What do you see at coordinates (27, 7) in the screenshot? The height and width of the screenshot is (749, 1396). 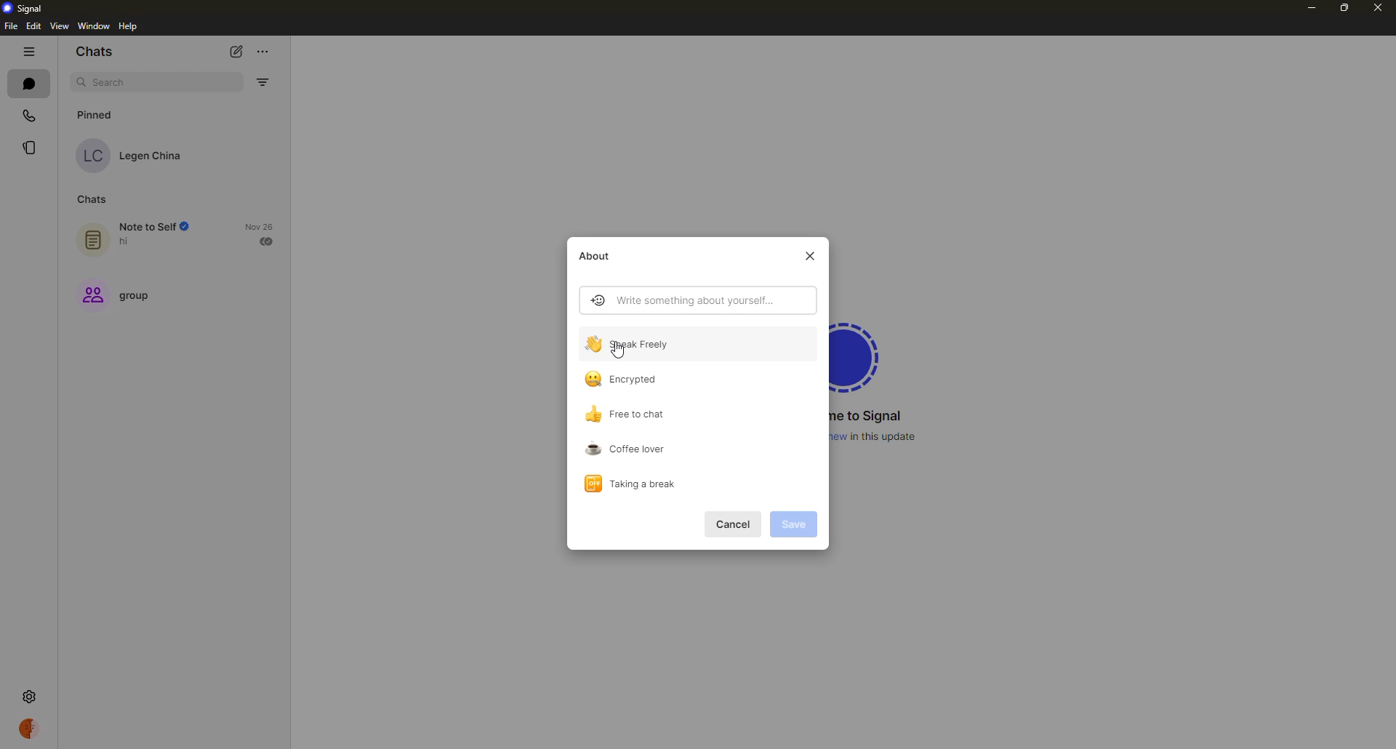 I see `signal` at bounding box center [27, 7].